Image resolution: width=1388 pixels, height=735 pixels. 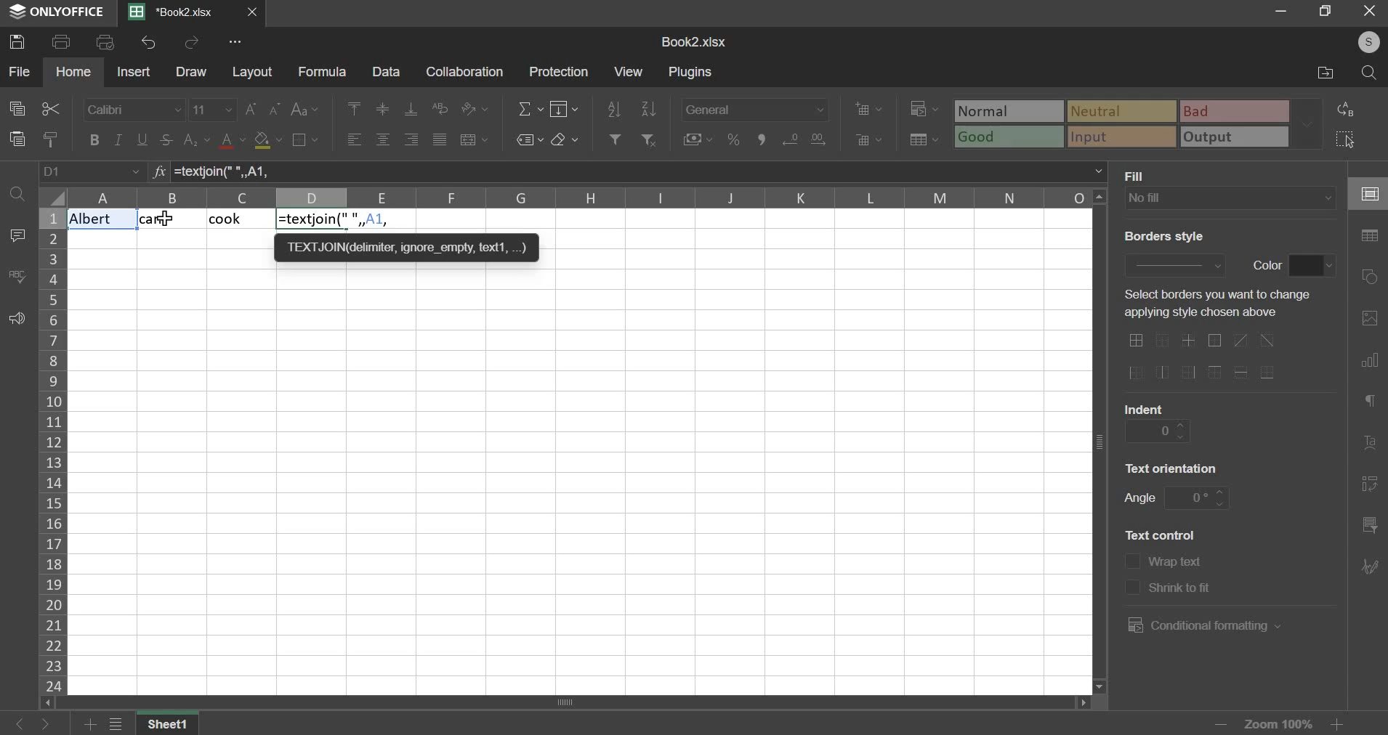 What do you see at coordinates (124, 725) in the screenshot?
I see `view all sheets` at bounding box center [124, 725].